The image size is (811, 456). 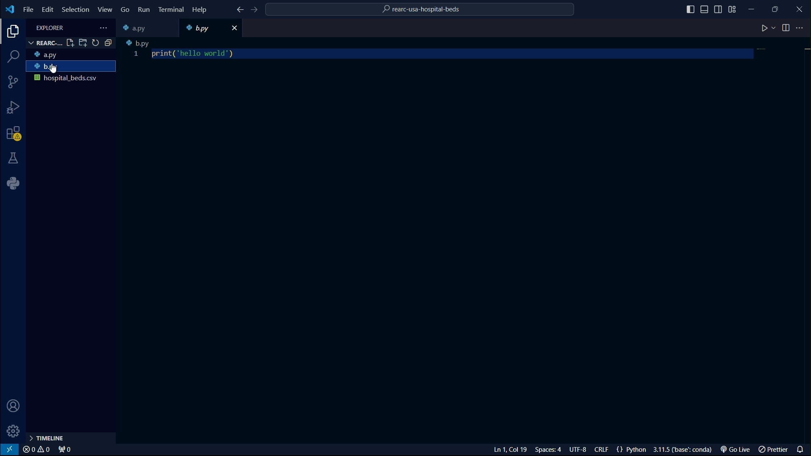 What do you see at coordinates (149, 28) in the screenshot?
I see `a.py` at bounding box center [149, 28].